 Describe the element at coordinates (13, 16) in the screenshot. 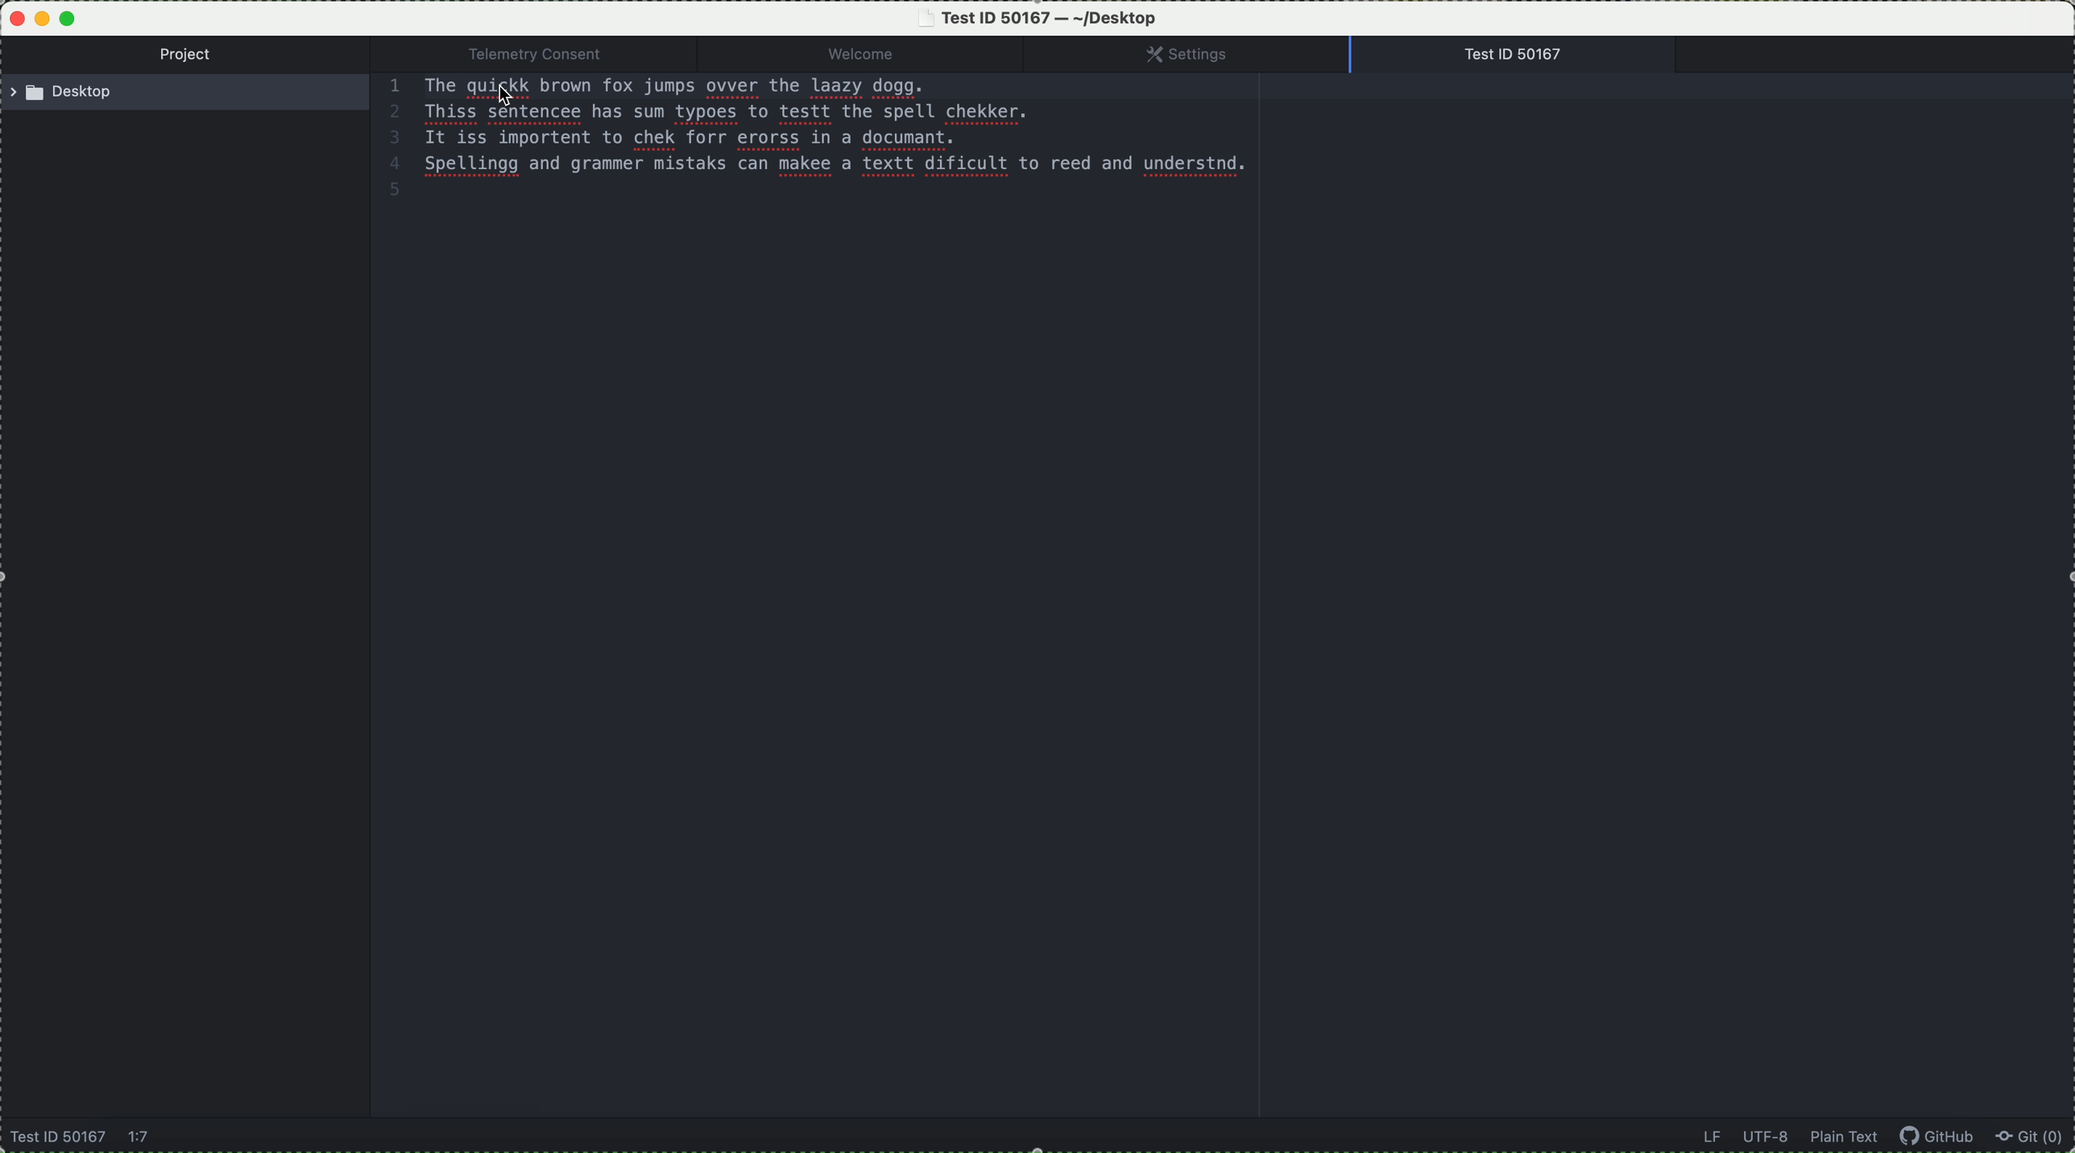

I see `close program` at that location.